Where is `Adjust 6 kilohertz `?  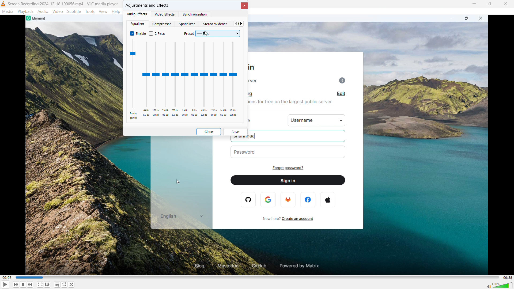
Adjust 6 kilohertz  is located at coordinates (204, 79).